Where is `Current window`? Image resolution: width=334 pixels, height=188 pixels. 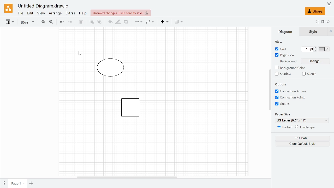
Current window is located at coordinates (44, 6).